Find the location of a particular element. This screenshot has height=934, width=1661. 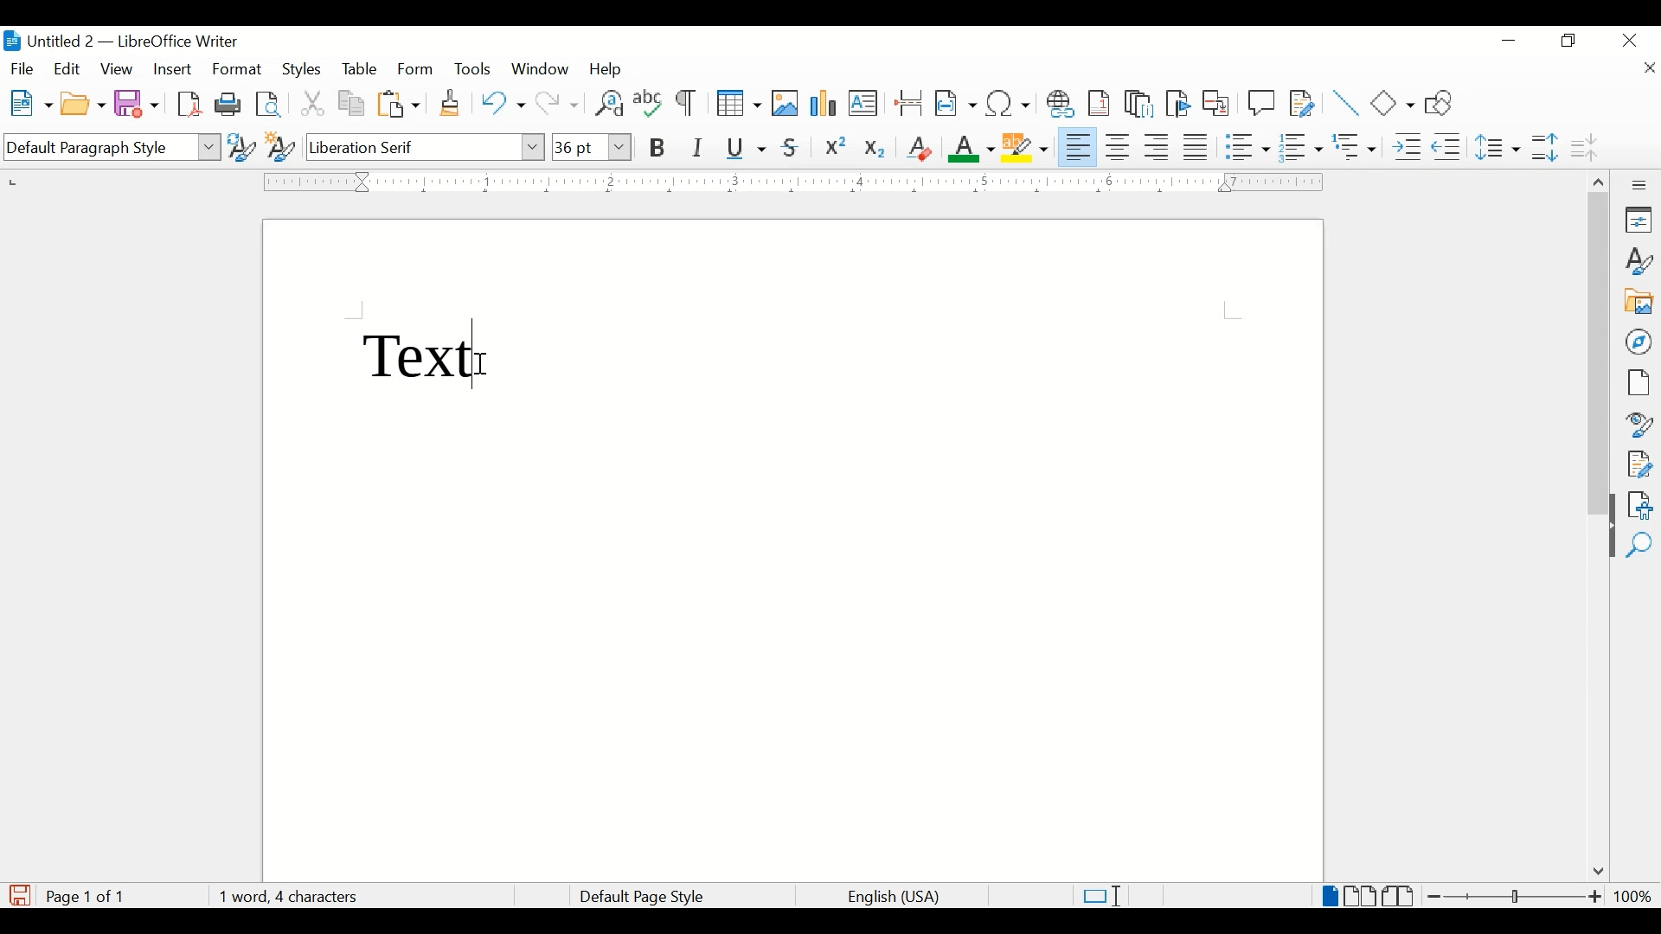

format is located at coordinates (238, 70).